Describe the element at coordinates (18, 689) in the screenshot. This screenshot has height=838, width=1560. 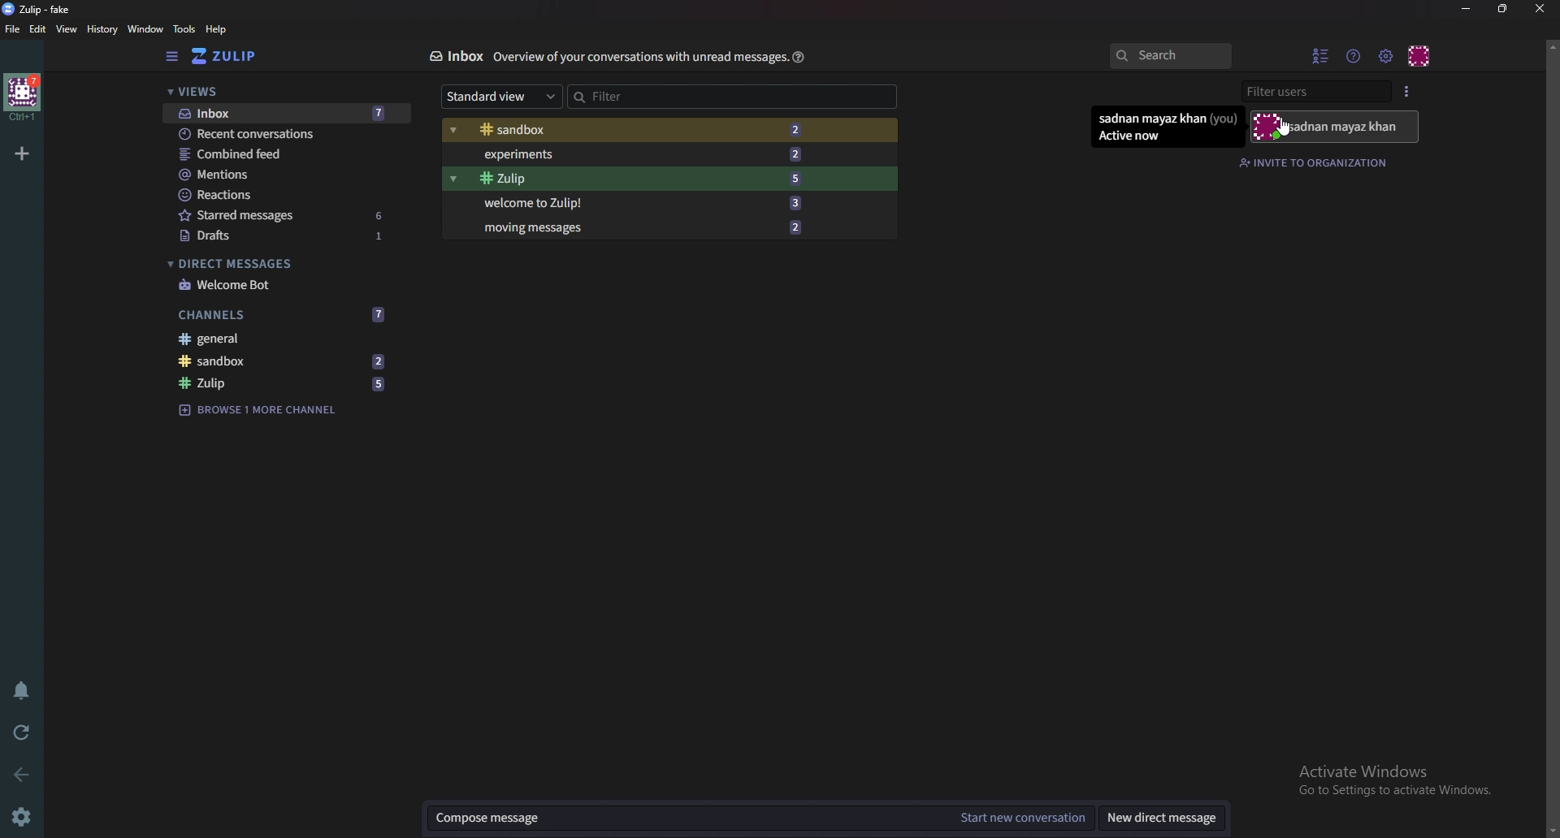
I see `Enable do not disturb` at that location.